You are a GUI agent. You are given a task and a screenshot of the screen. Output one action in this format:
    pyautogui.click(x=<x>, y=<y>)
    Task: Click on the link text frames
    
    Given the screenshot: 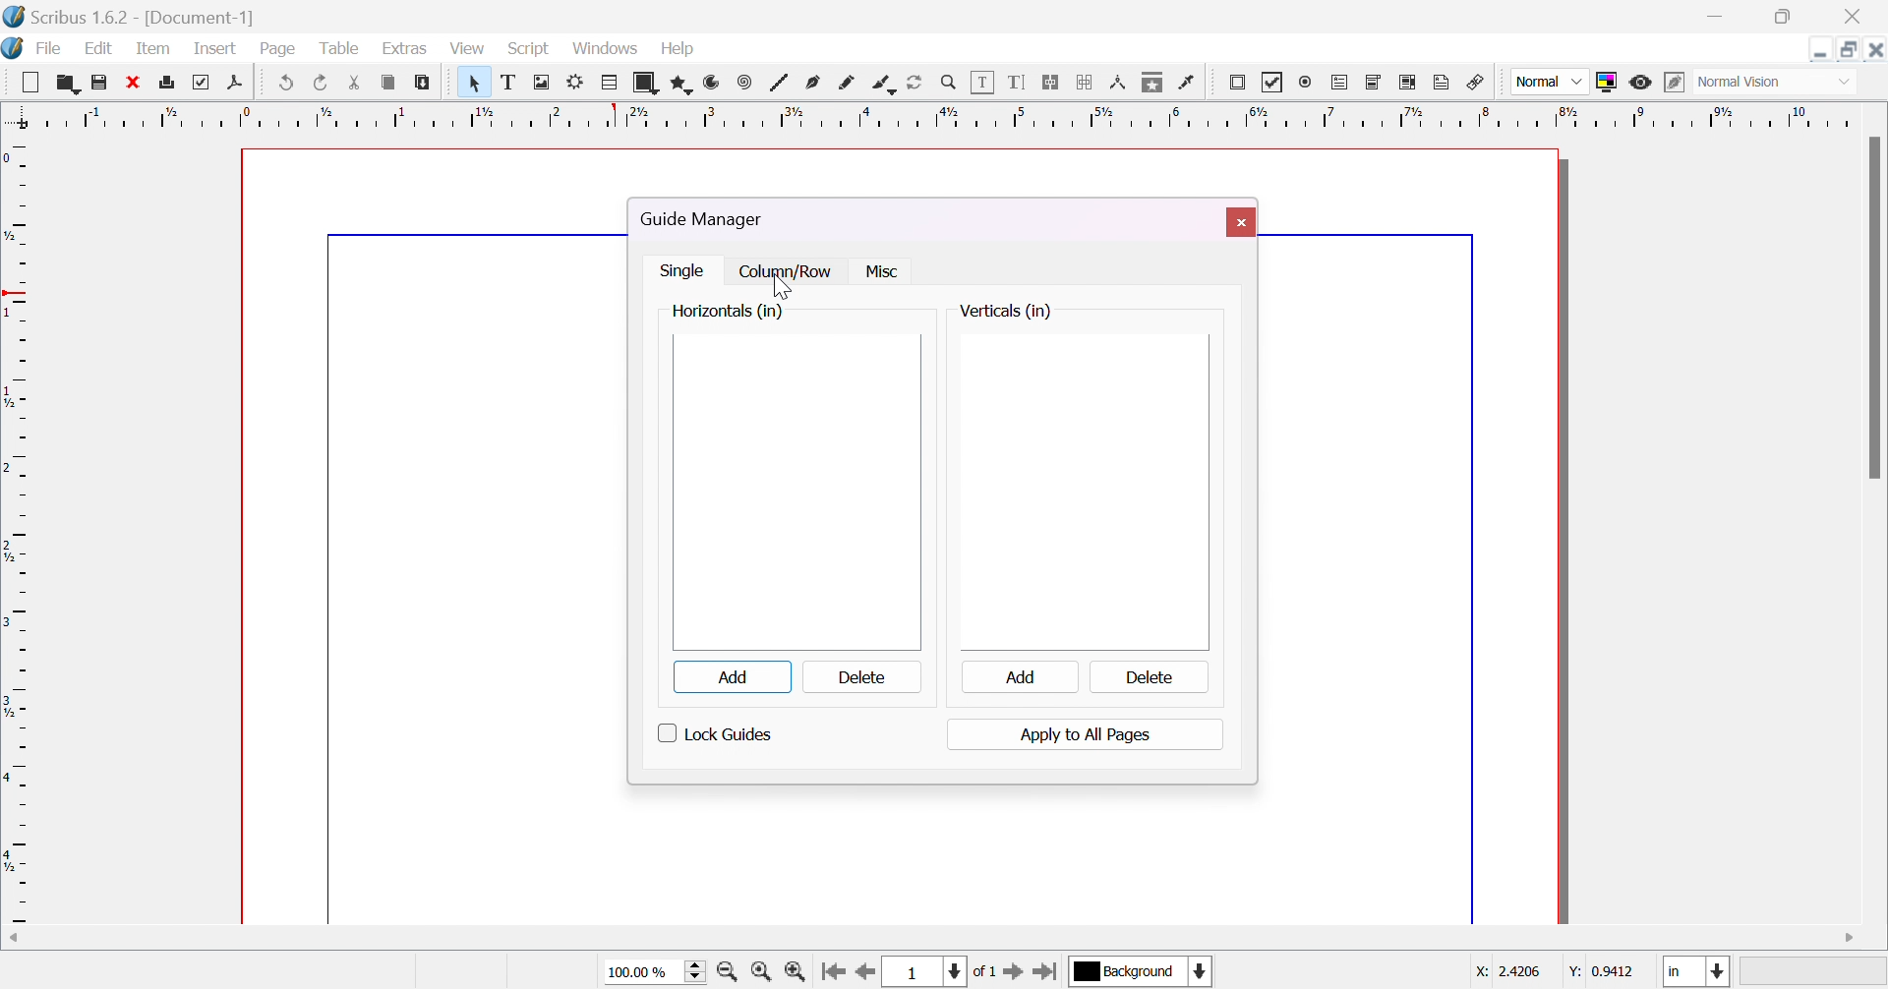 What is the action you would take?
    pyautogui.click(x=1054, y=84)
    